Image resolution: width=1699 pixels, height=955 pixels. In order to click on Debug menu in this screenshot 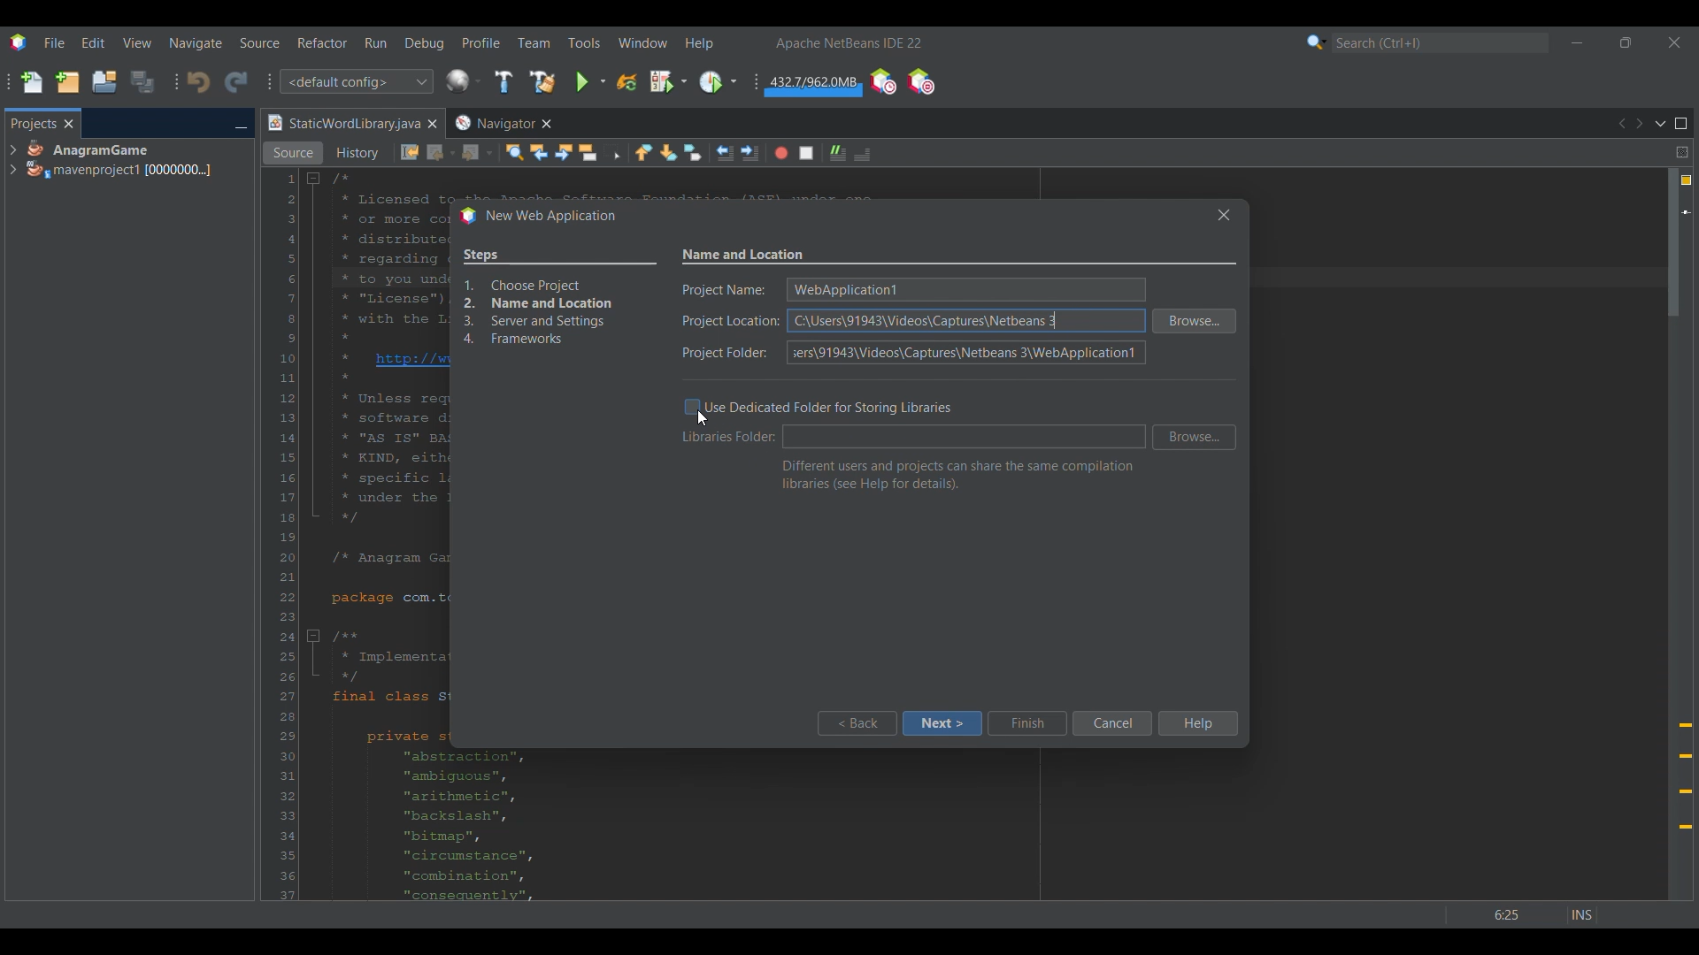, I will do `click(425, 43)`.